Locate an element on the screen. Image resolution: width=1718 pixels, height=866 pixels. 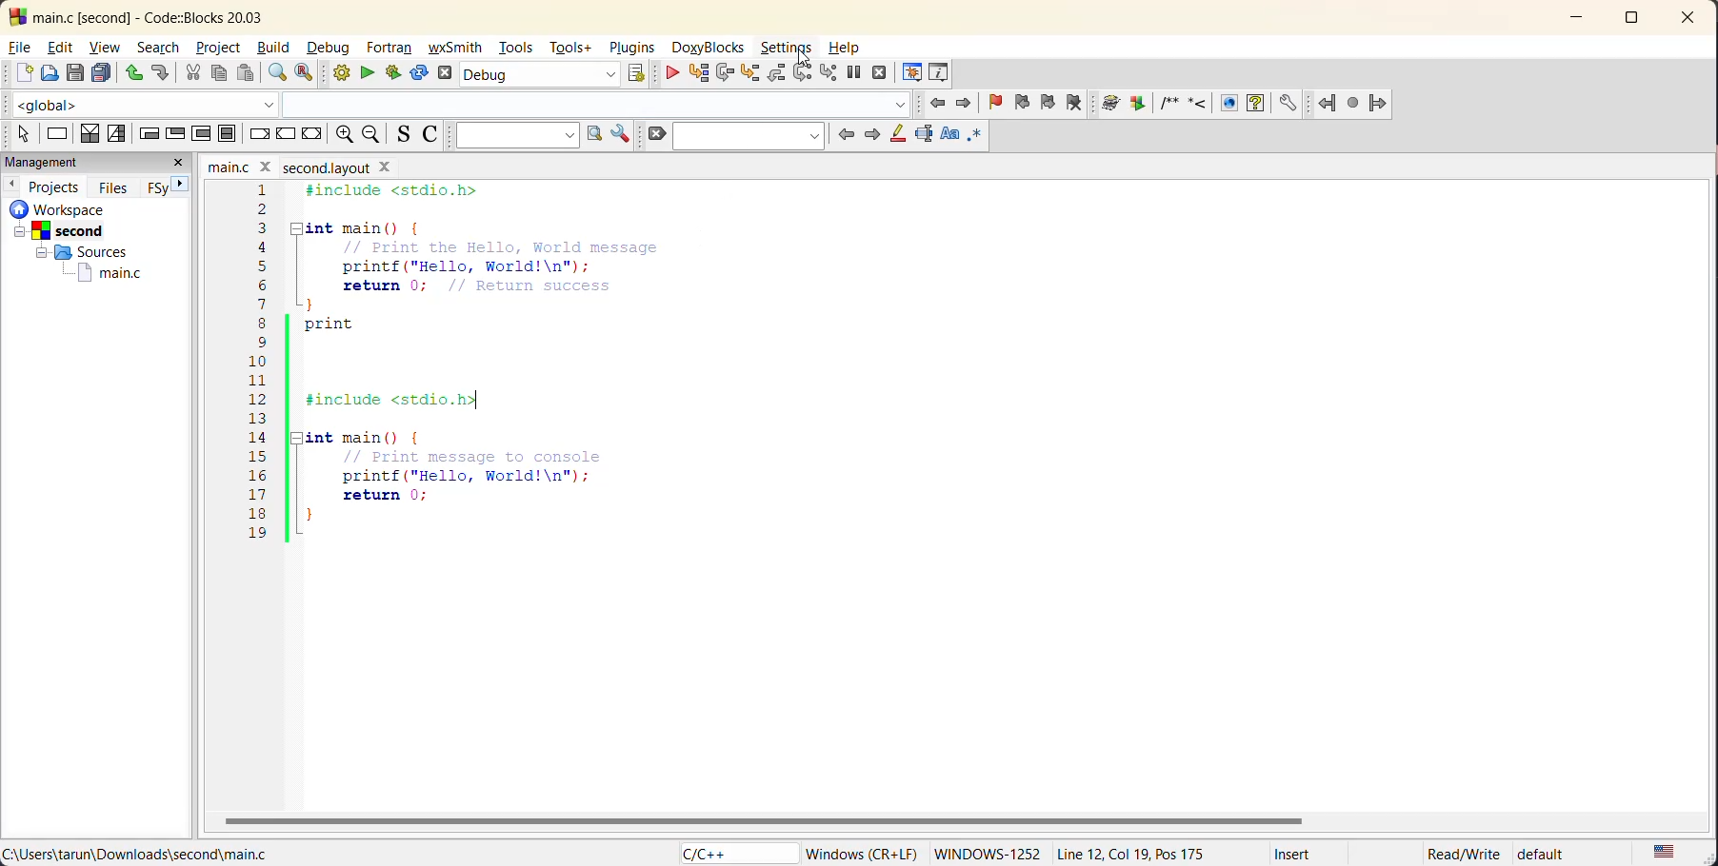
save is located at coordinates (73, 71).